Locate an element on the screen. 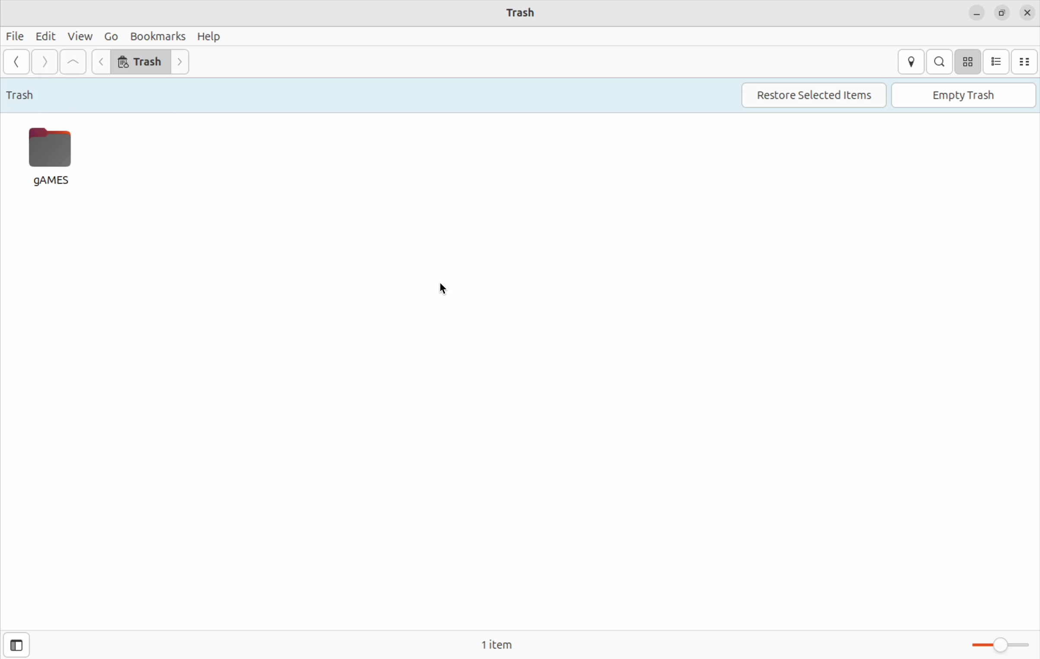 The width and height of the screenshot is (1040, 659). trash is located at coordinates (521, 12).